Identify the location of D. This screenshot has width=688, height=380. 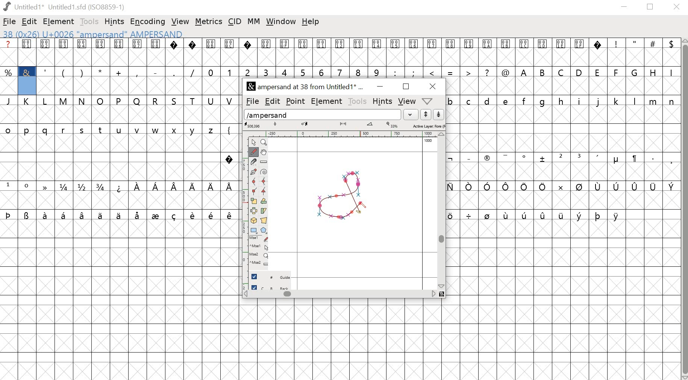
(580, 72).